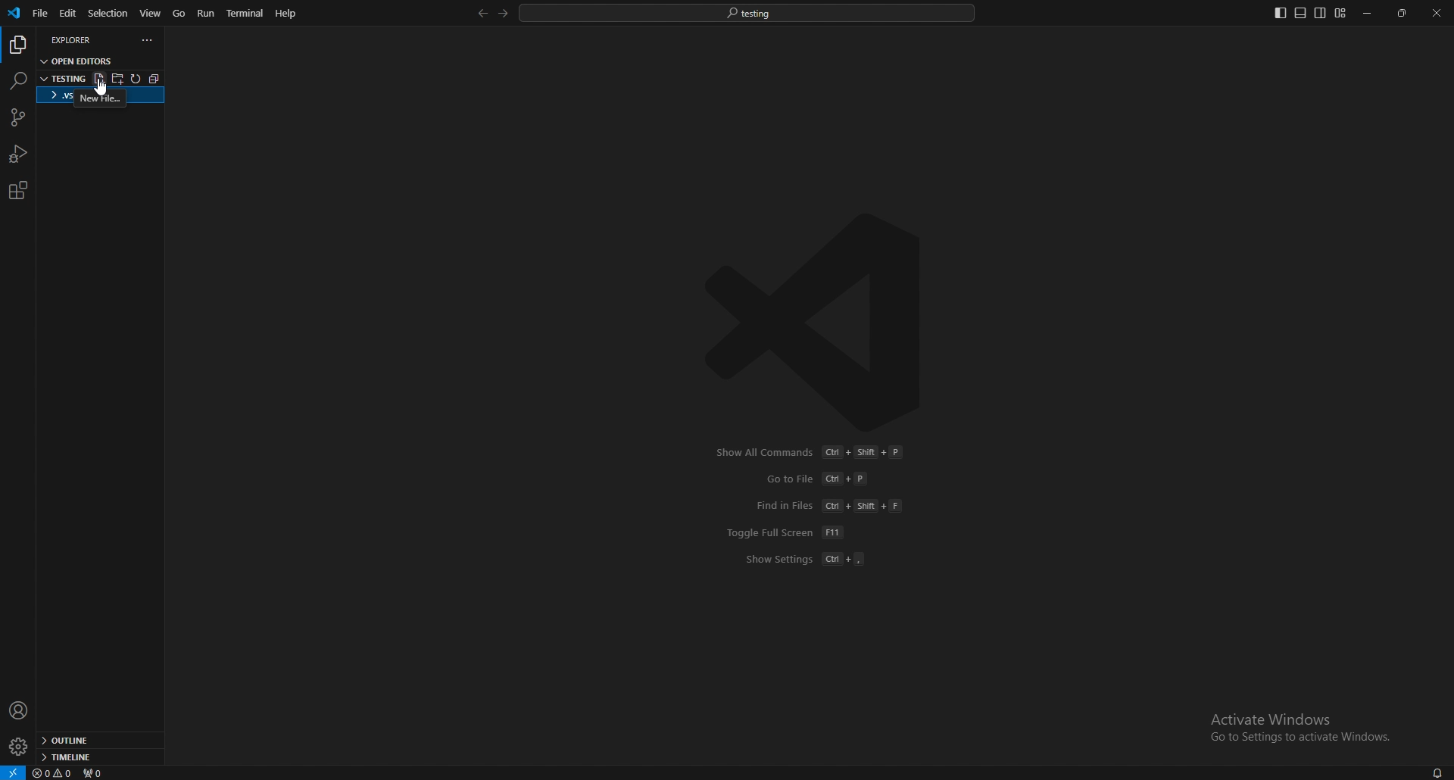  I want to click on vscode, so click(15, 13).